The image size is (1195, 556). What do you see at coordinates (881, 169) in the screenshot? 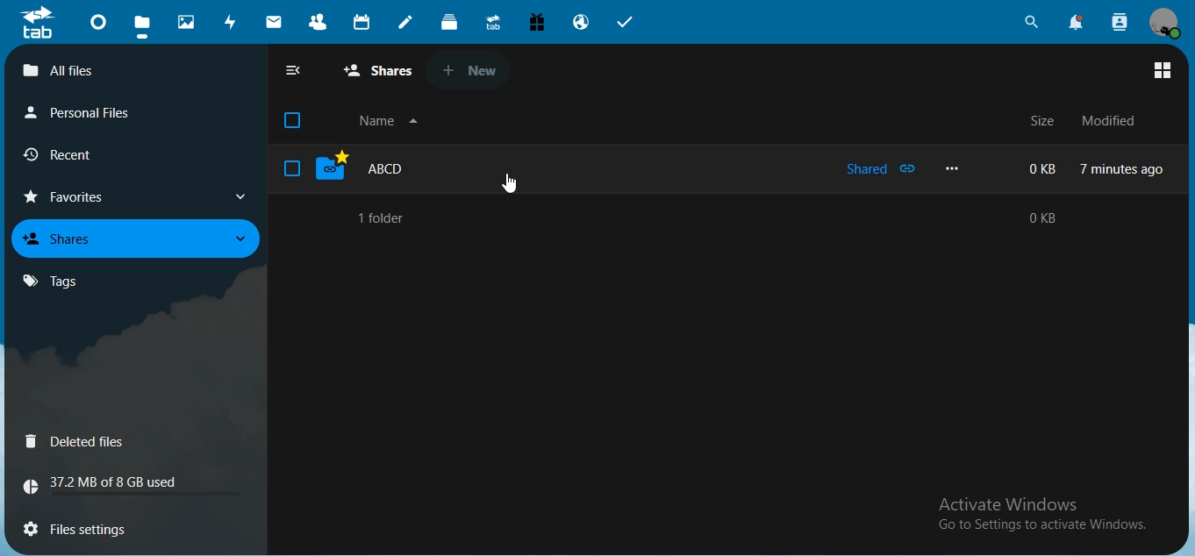
I see `shared` at bounding box center [881, 169].